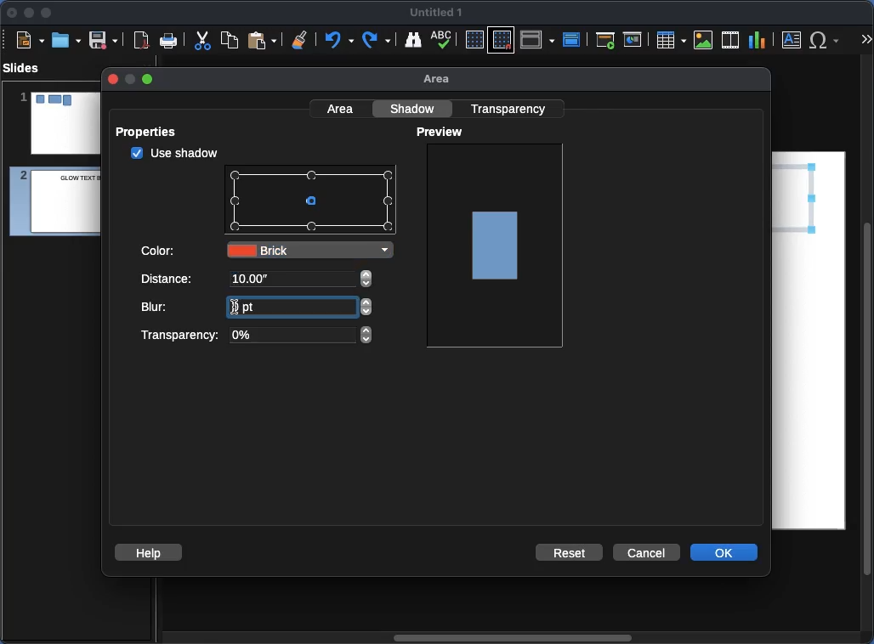 This screenshot has height=644, width=874. Describe the element at coordinates (160, 249) in the screenshot. I see `Color` at that location.